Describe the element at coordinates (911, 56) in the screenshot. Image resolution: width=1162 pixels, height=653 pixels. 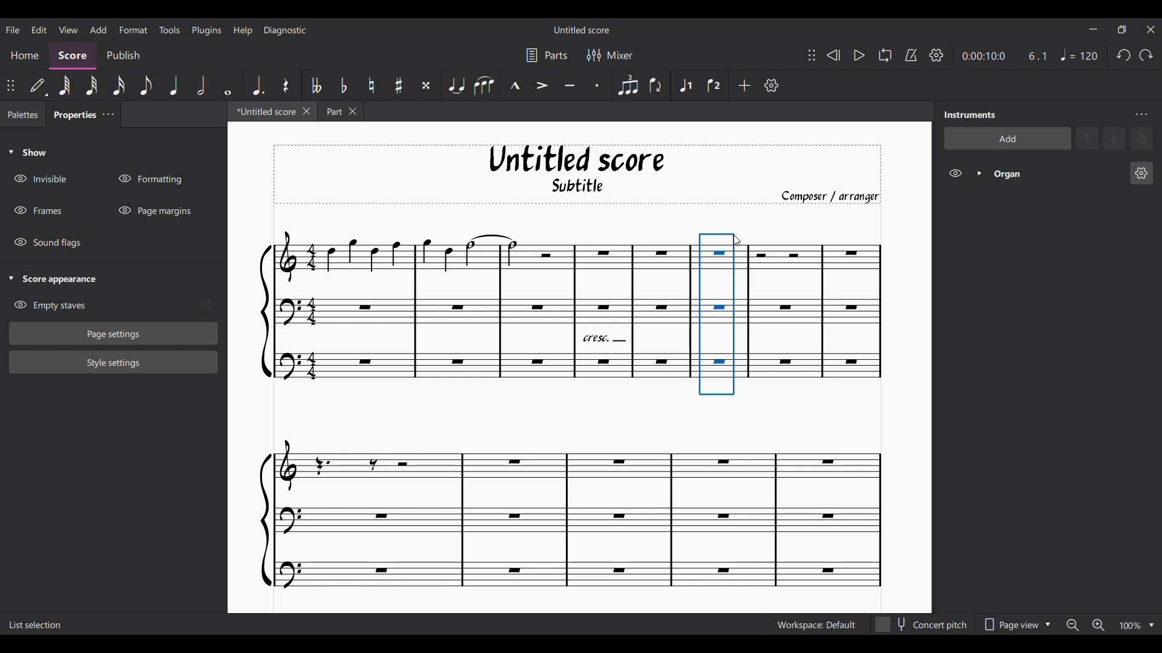
I see `Metronome` at that location.